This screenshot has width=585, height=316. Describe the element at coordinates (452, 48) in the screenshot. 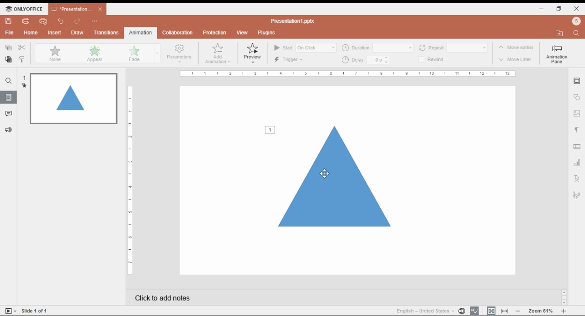

I see `repeat` at that location.